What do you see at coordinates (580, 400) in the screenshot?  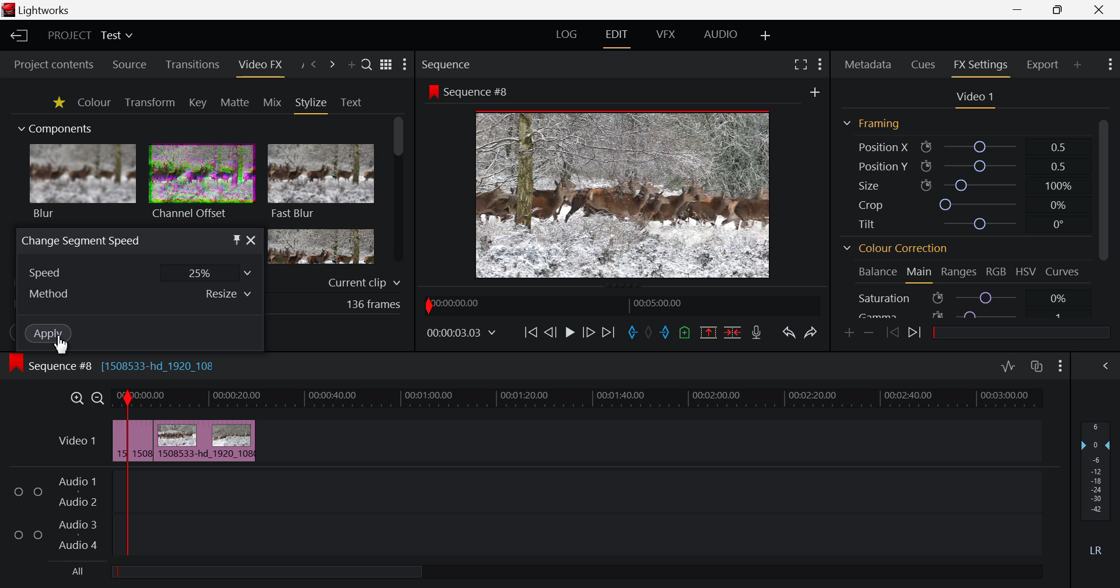 I see `Timeline Track` at bounding box center [580, 400].